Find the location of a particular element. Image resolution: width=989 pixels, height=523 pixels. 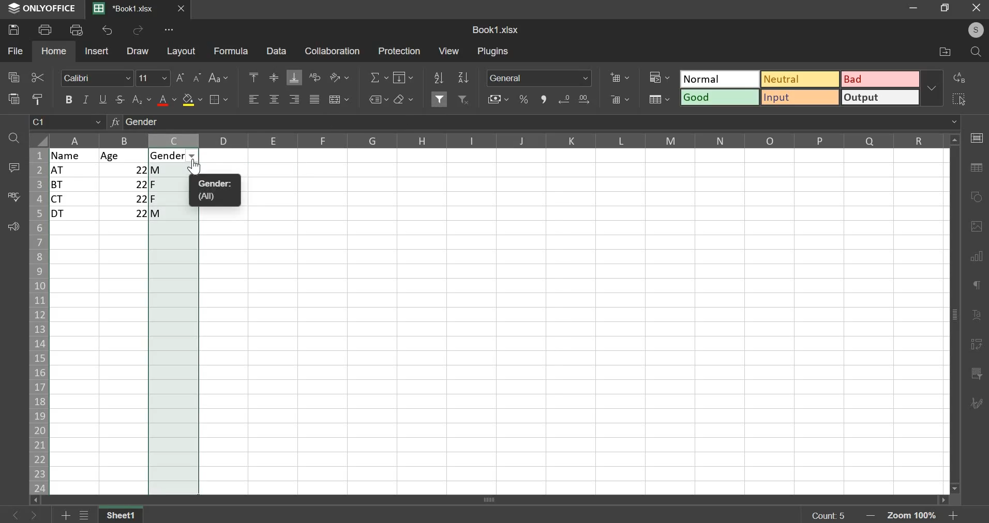

shape is located at coordinates (975, 196).